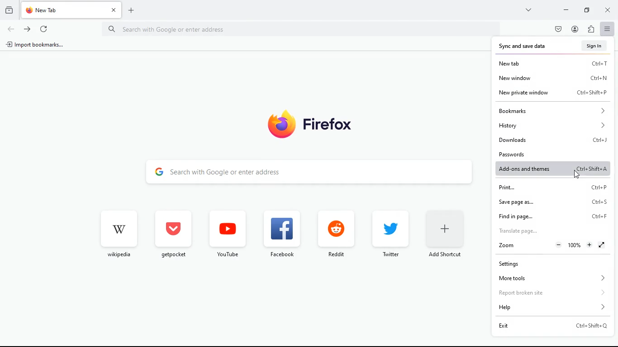 Image resolution: width=618 pixels, height=347 pixels. I want to click on translate page, so click(548, 230).